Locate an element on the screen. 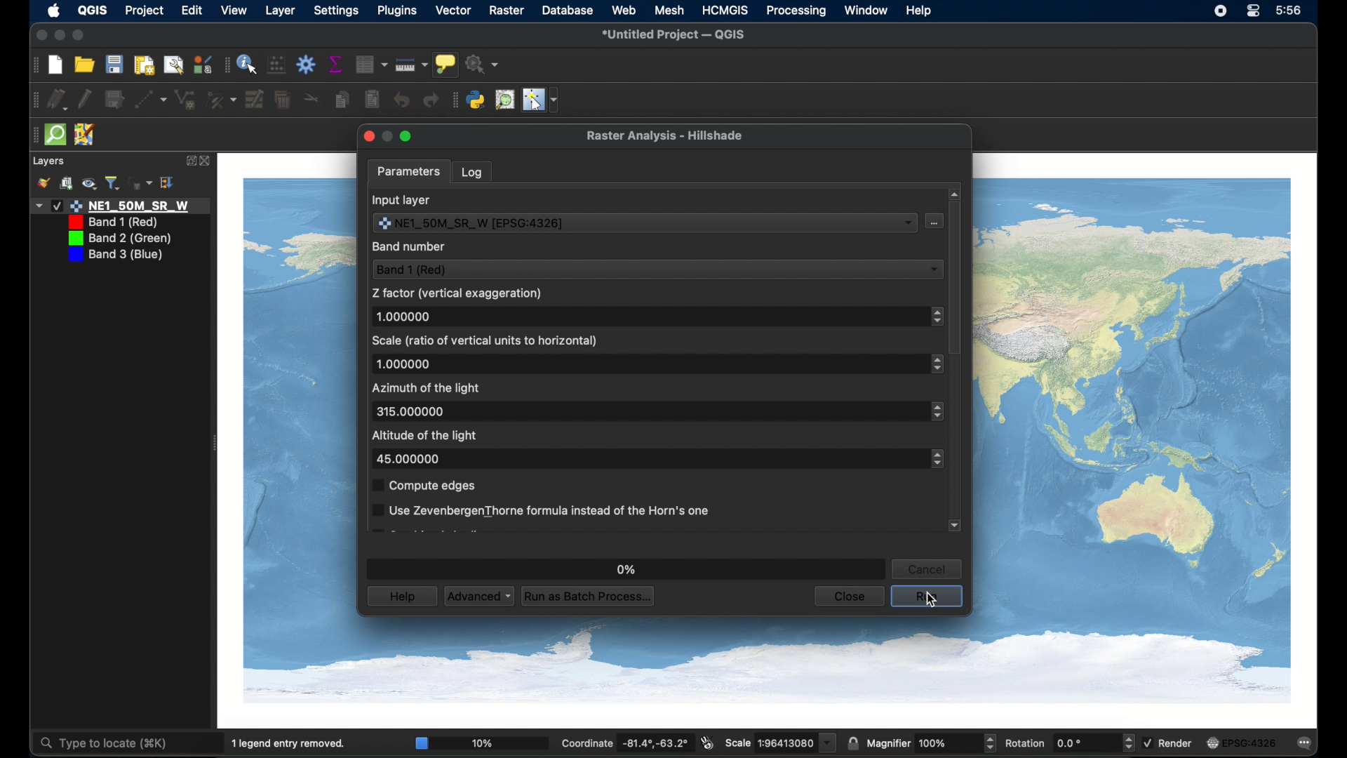 The height and width of the screenshot is (758, 1347). open is located at coordinates (85, 65).